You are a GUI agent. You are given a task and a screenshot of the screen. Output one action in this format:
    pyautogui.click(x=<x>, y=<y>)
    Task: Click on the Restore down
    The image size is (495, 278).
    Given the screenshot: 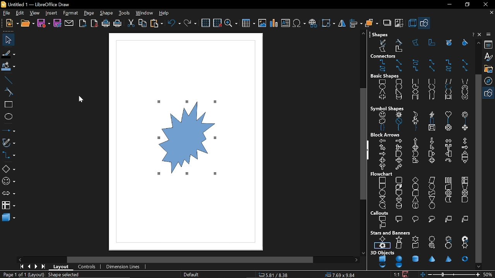 What is the action you would take?
    pyautogui.click(x=466, y=5)
    